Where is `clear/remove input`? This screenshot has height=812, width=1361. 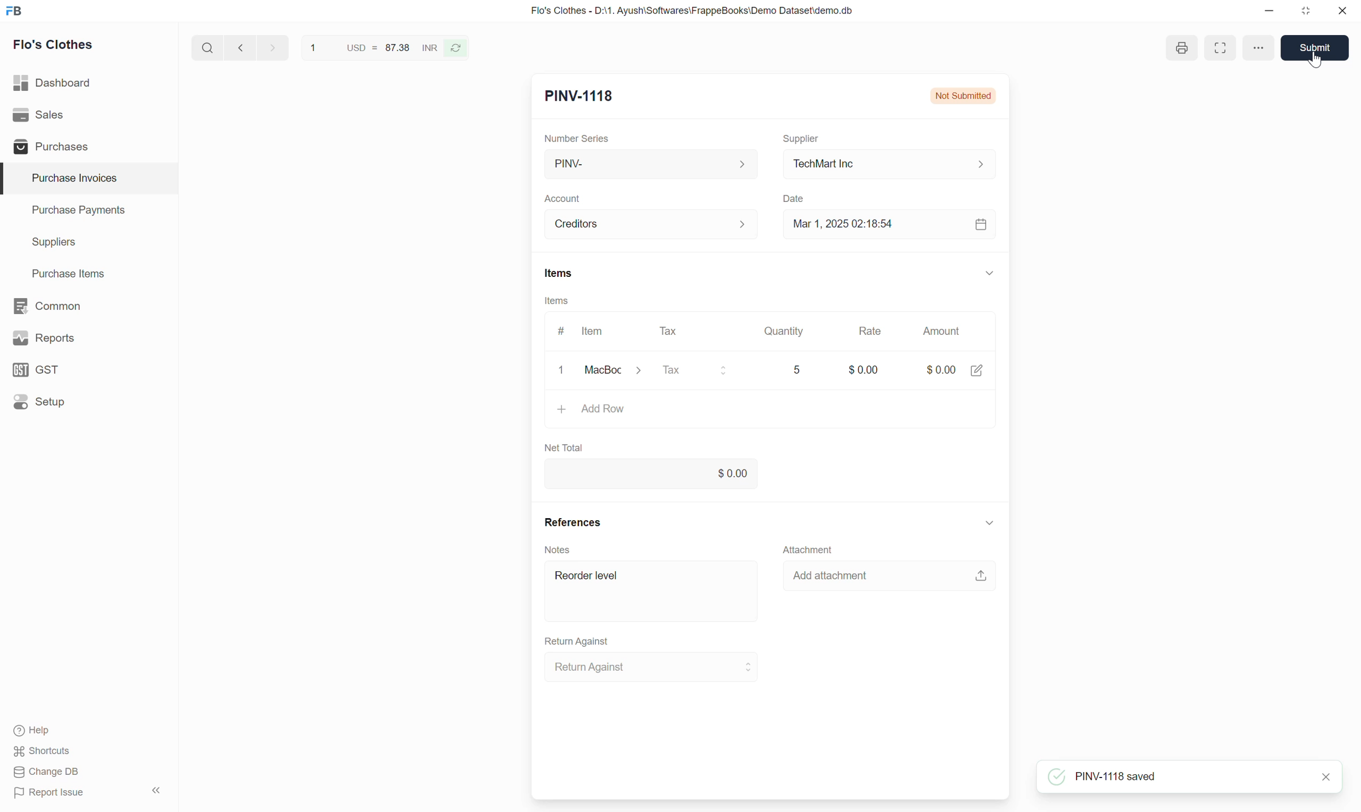 clear/remove input is located at coordinates (563, 372).